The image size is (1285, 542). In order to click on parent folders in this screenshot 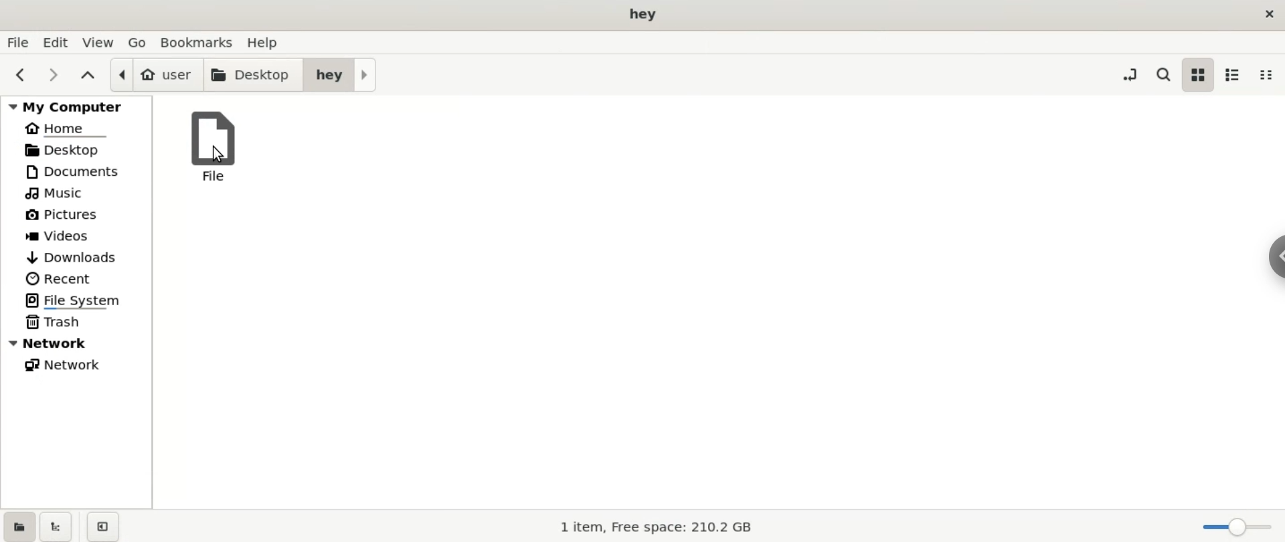, I will do `click(88, 73)`.